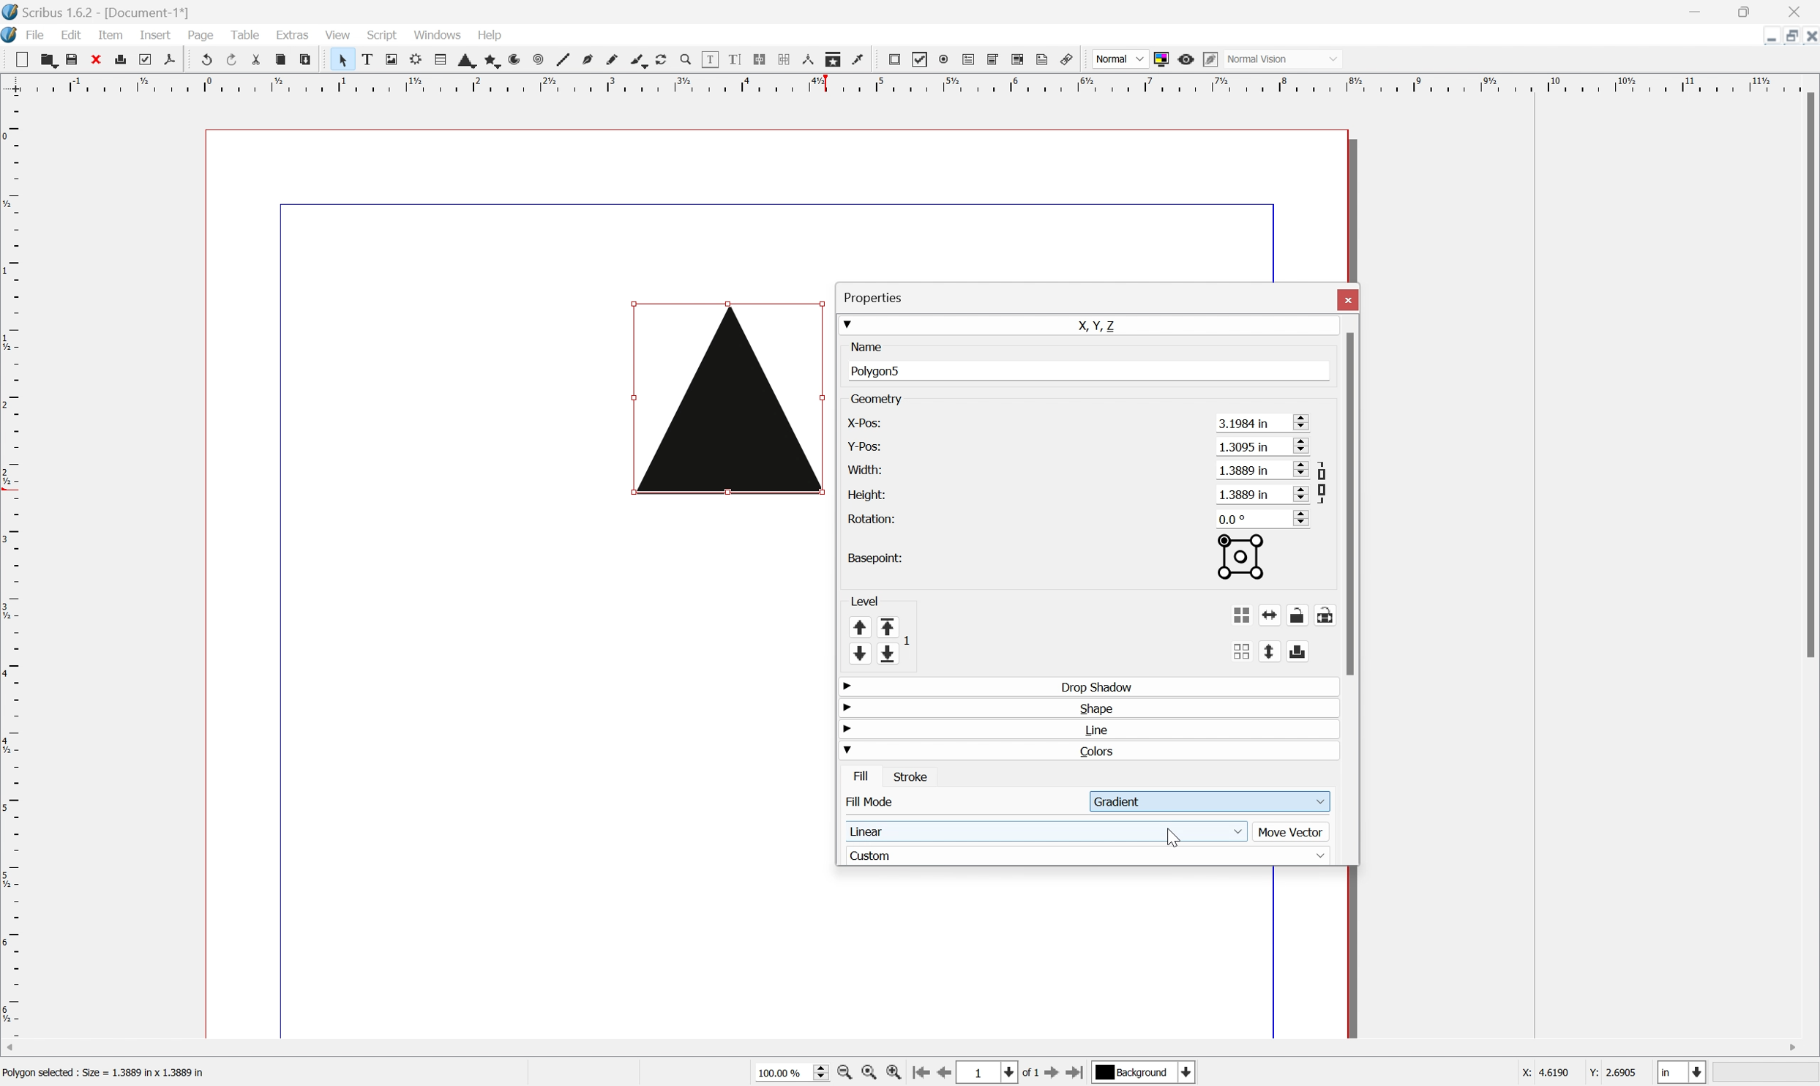 The width and height of the screenshot is (1820, 1086). I want to click on Extras, so click(293, 34).